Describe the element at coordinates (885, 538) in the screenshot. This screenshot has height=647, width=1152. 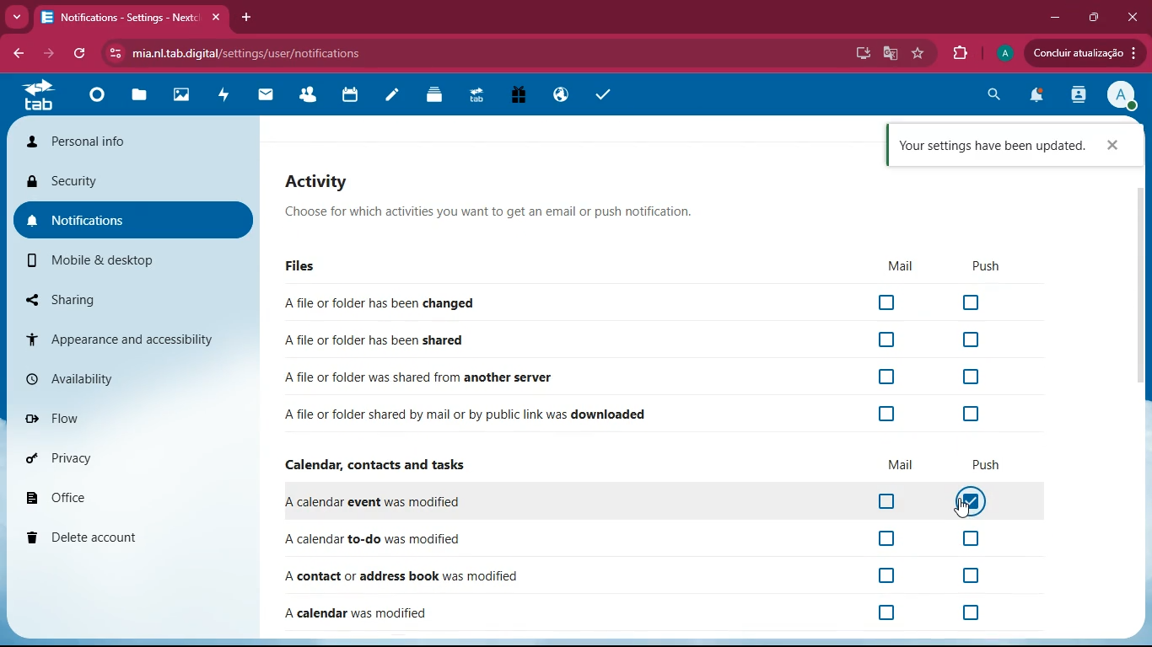
I see `off` at that location.